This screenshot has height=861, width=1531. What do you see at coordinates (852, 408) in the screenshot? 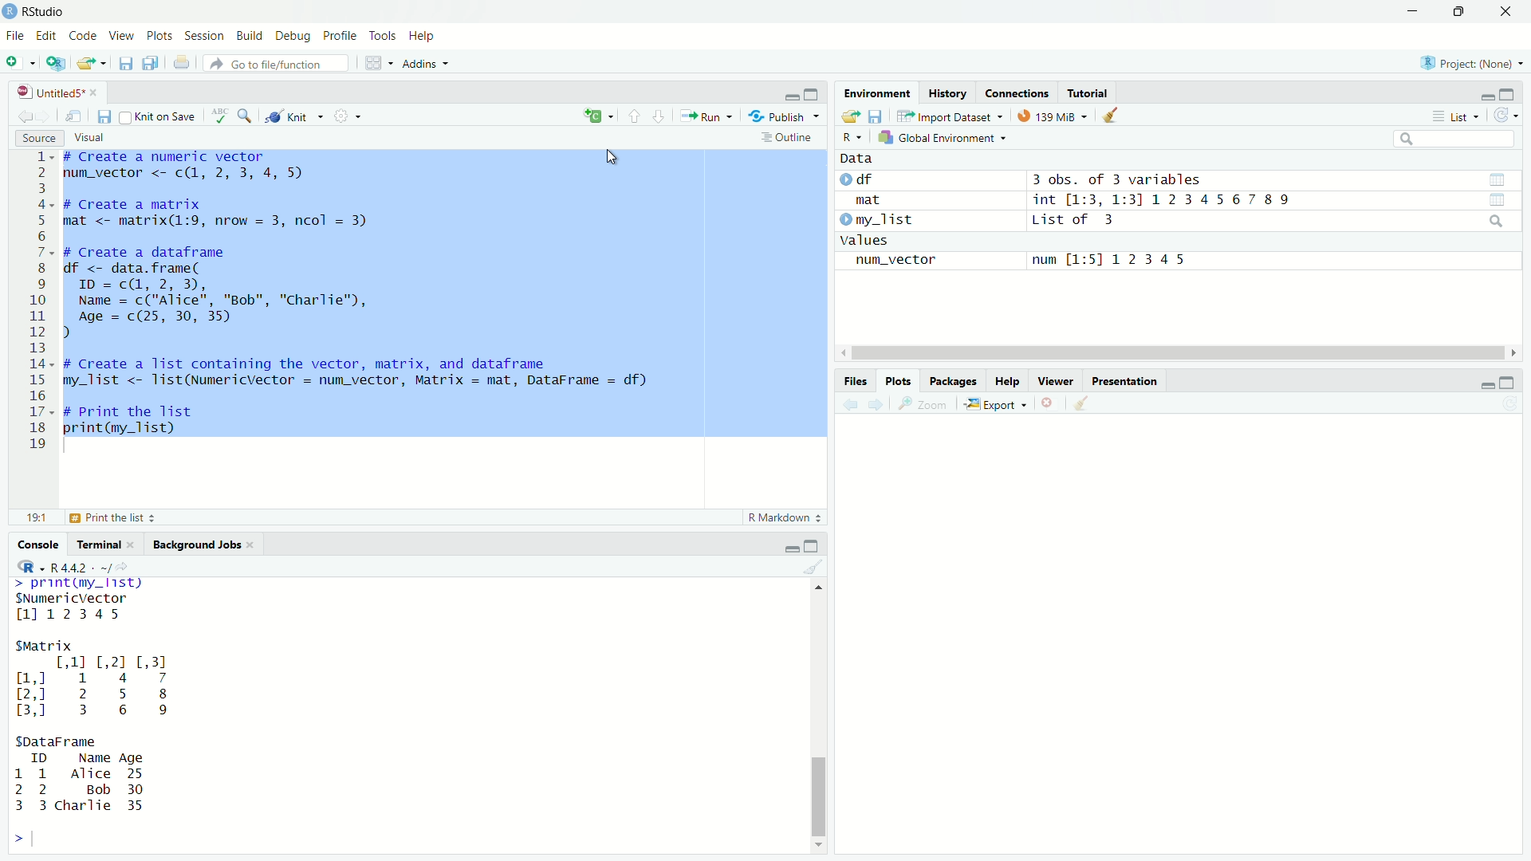
I see `back` at bounding box center [852, 408].